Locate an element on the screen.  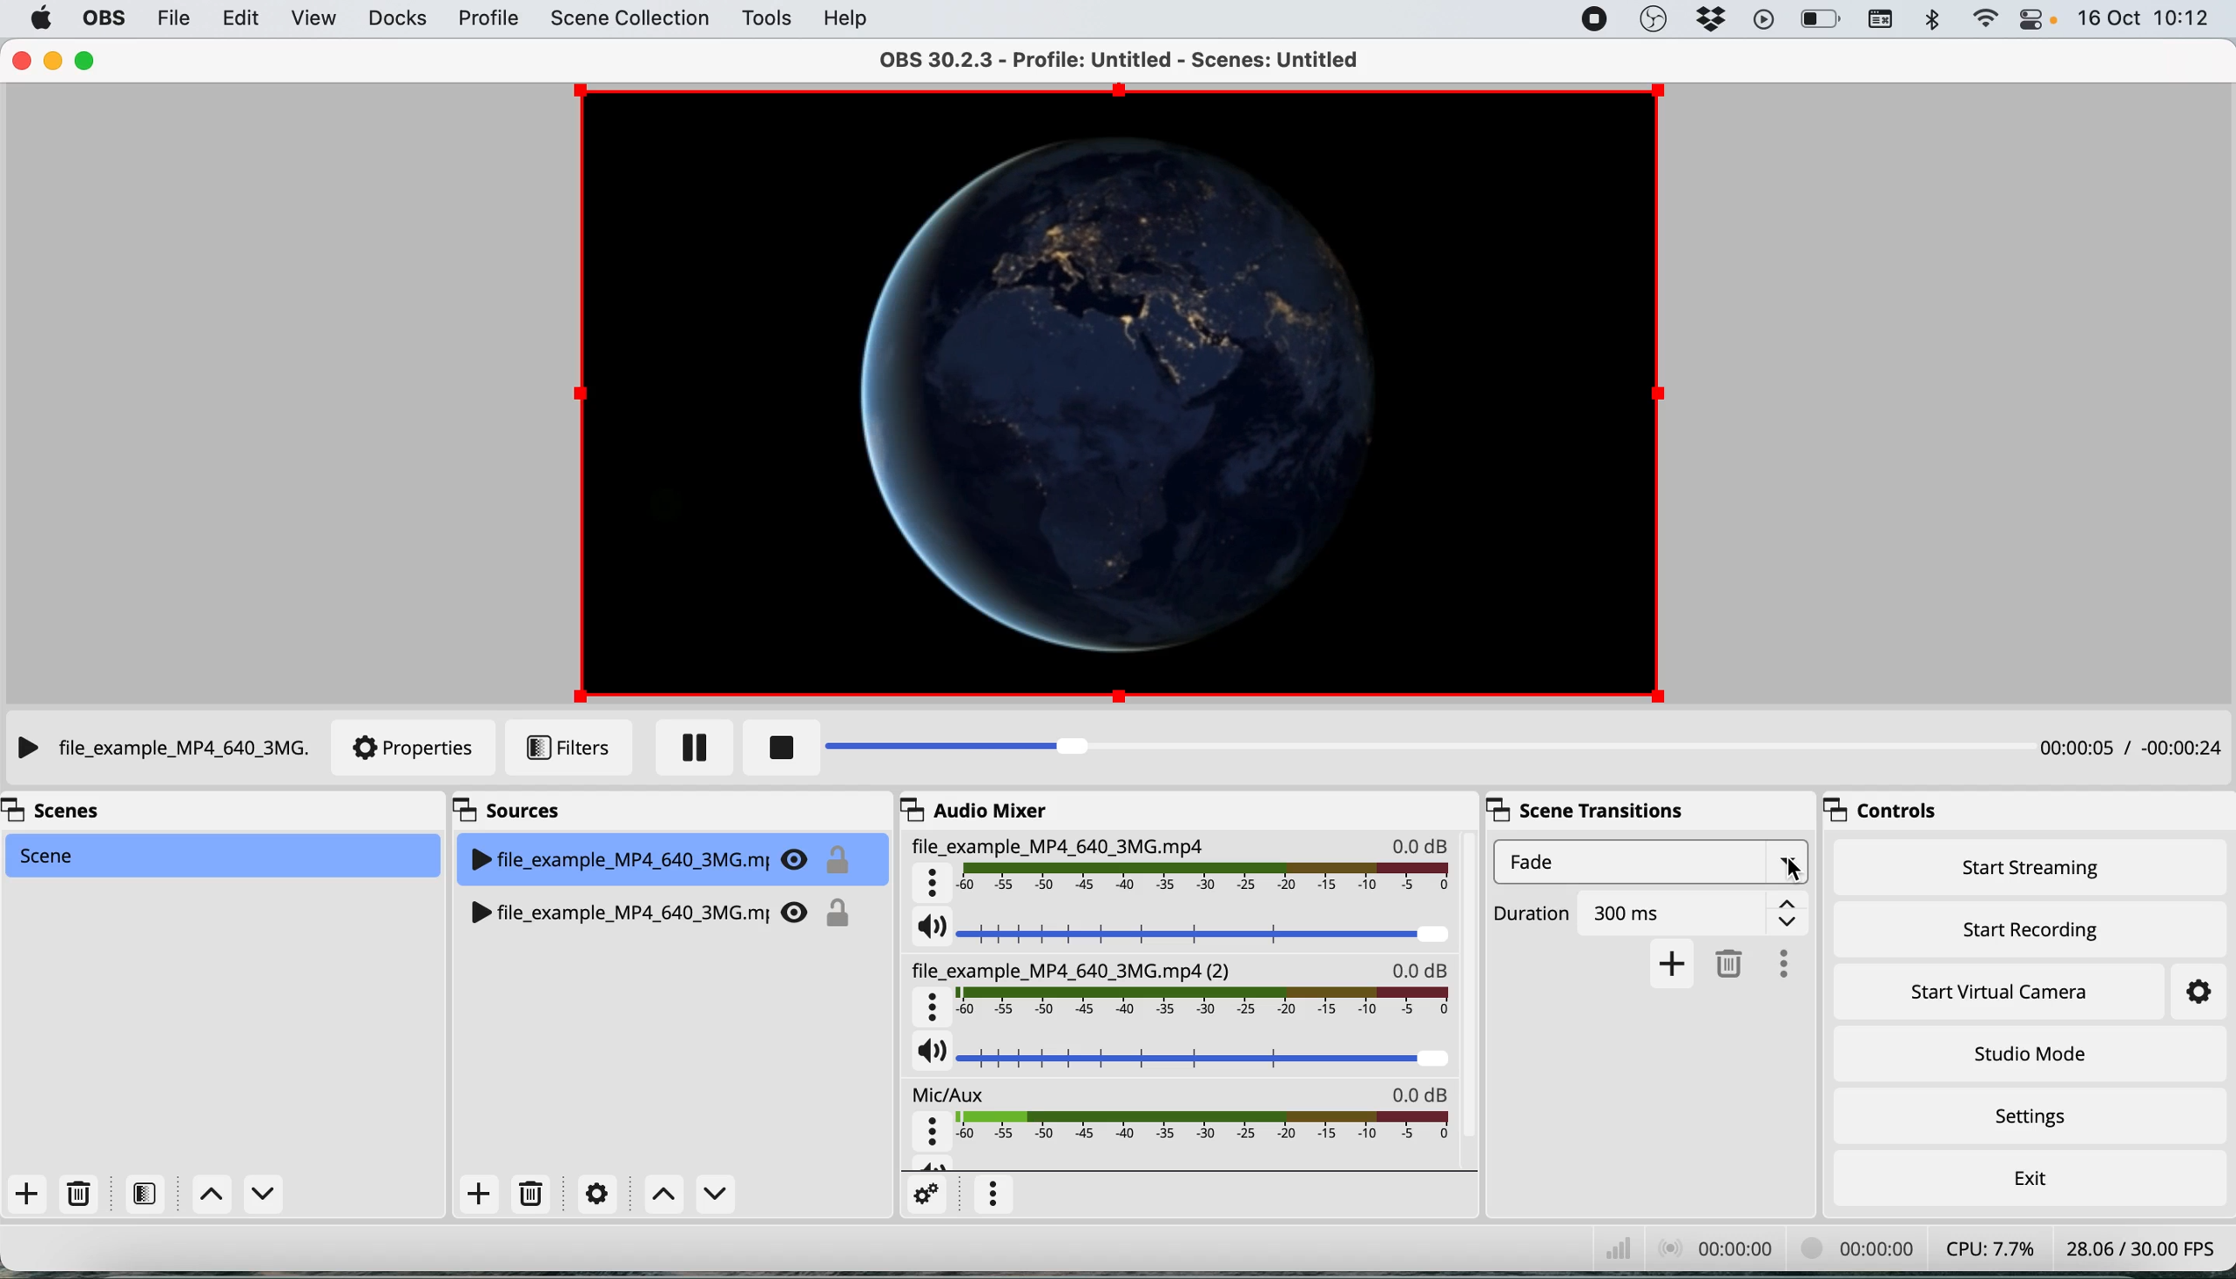
File_example_MP4_640_3MG. is located at coordinates (170, 750).